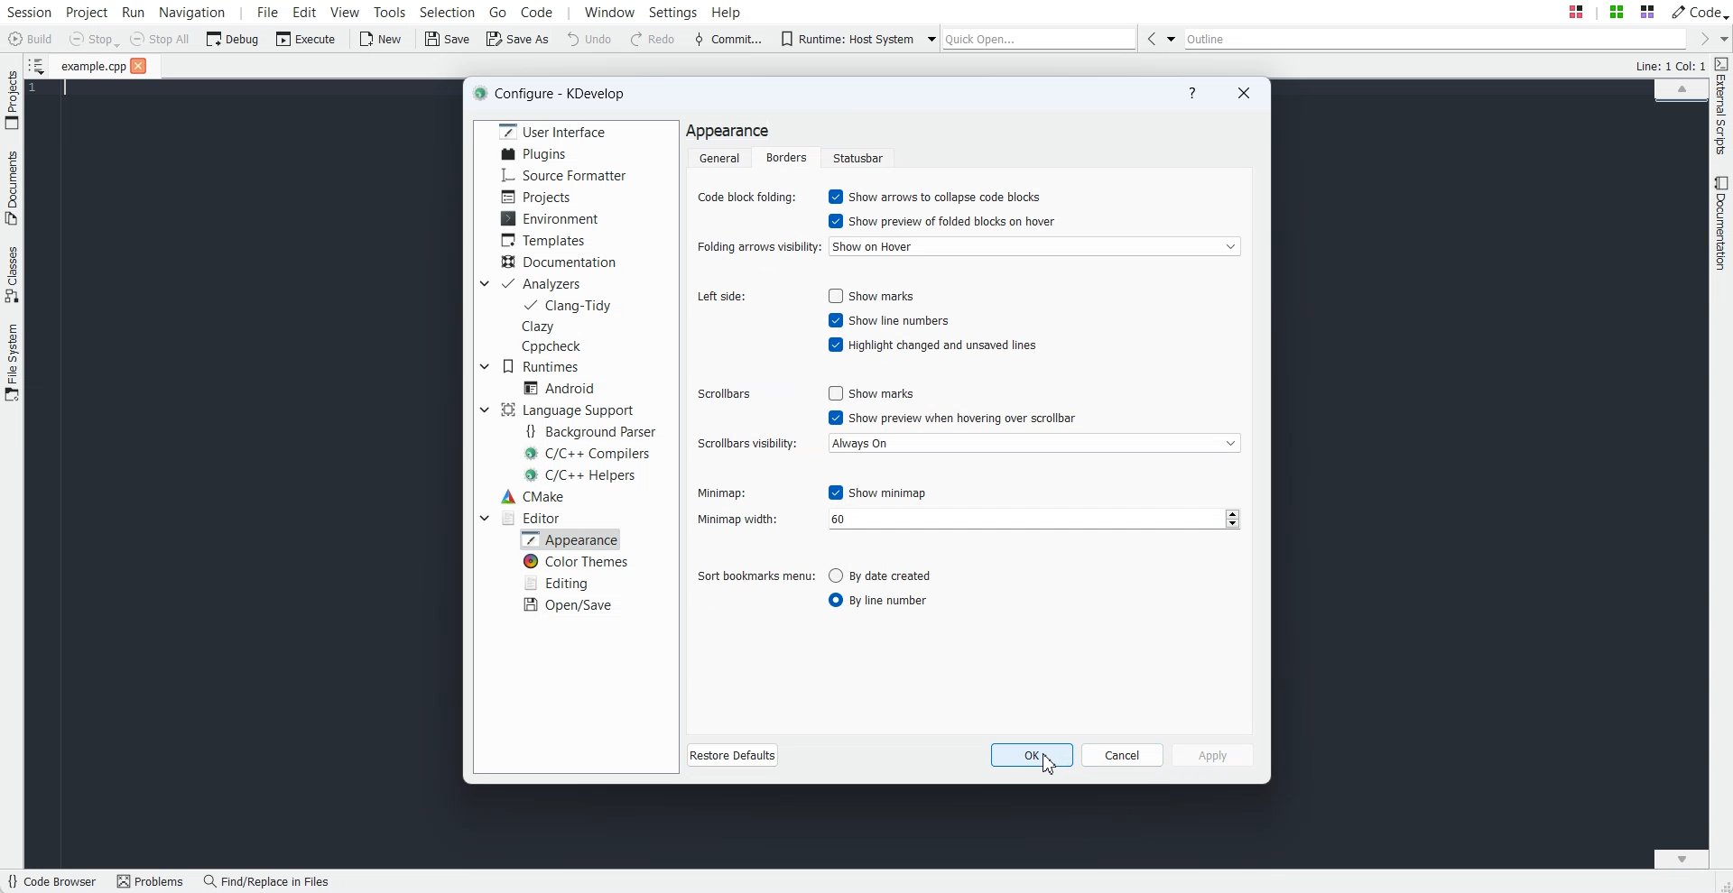 This screenshot has height=893, width=1733. I want to click on Clazy, so click(539, 327).